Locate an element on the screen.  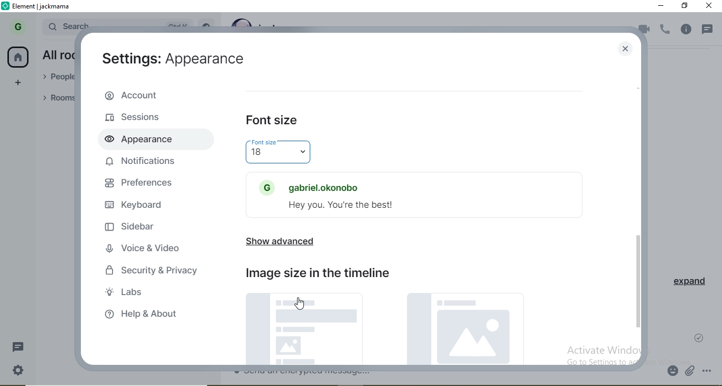
add is located at coordinates (19, 83).